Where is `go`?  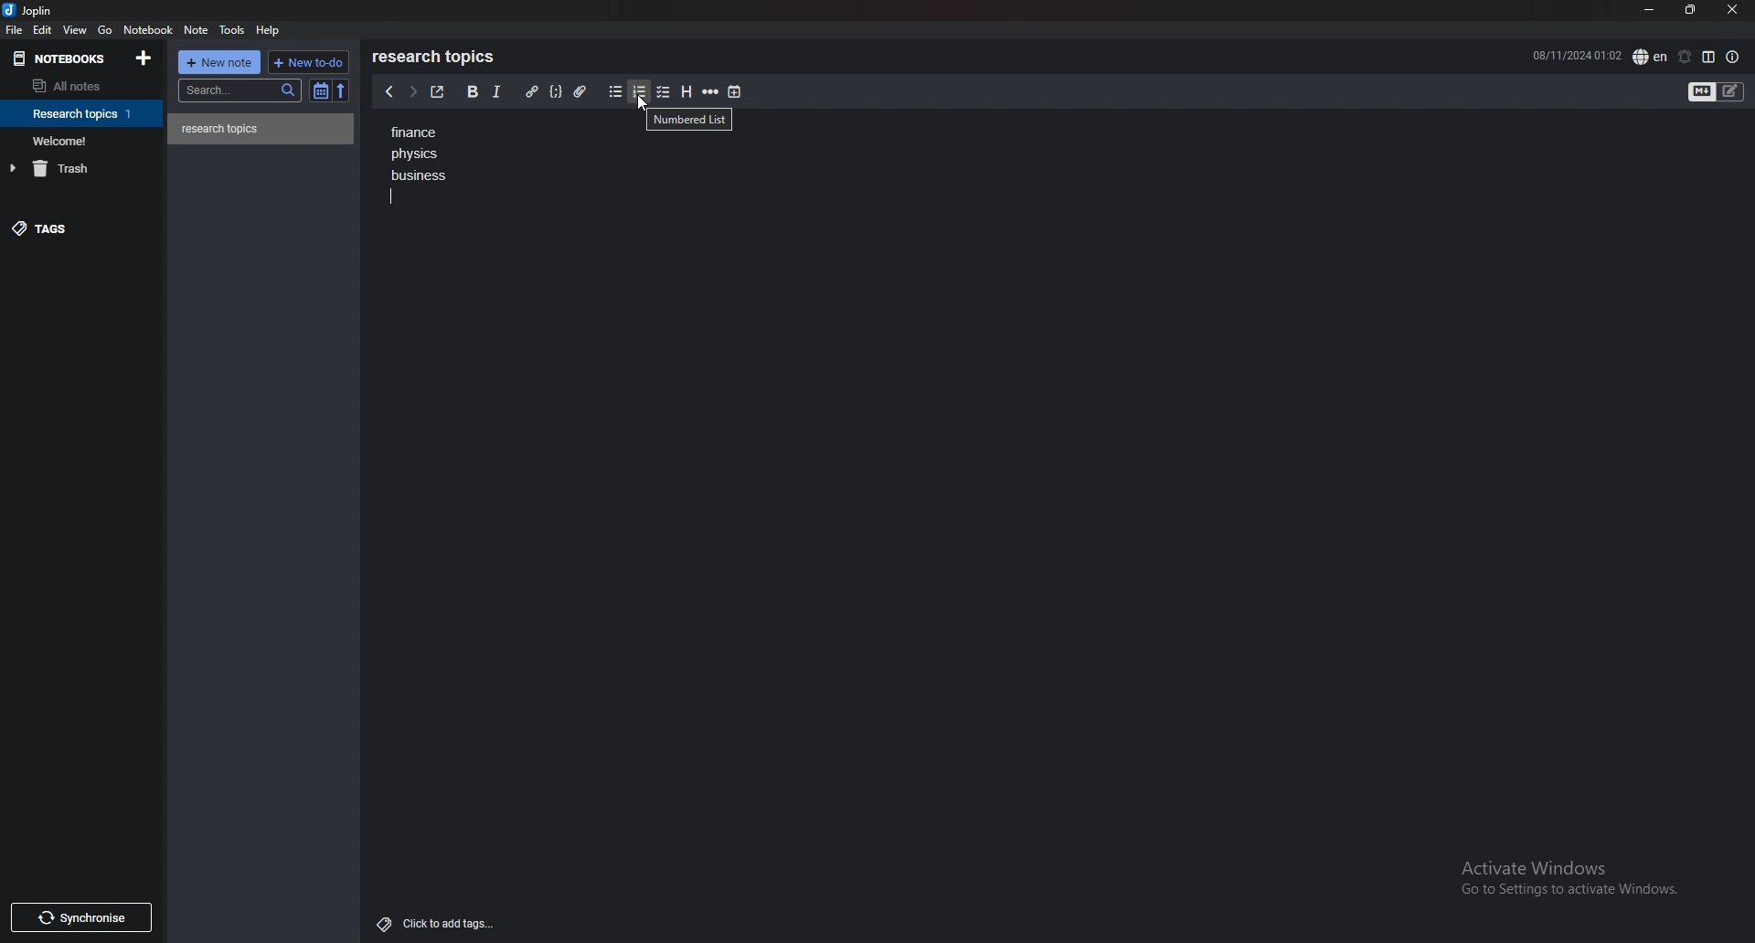 go is located at coordinates (104, 30).